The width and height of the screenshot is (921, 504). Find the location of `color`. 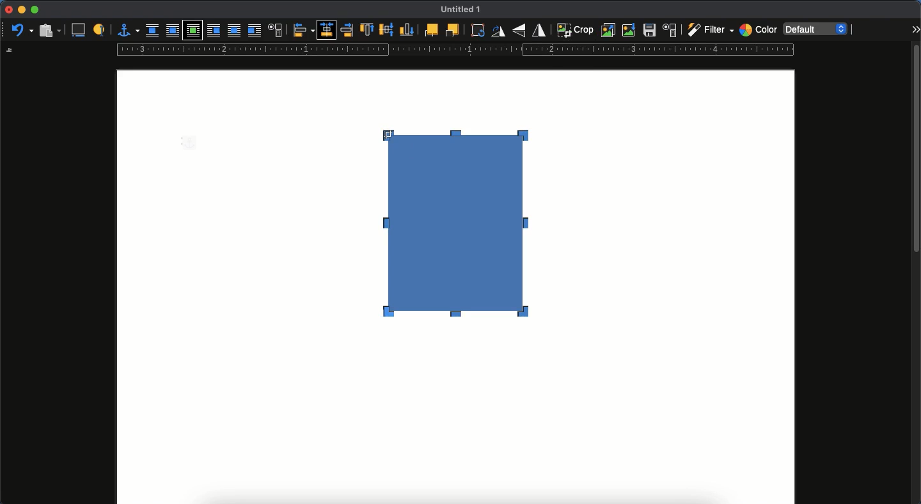

color is located at coordinates (758, 31).